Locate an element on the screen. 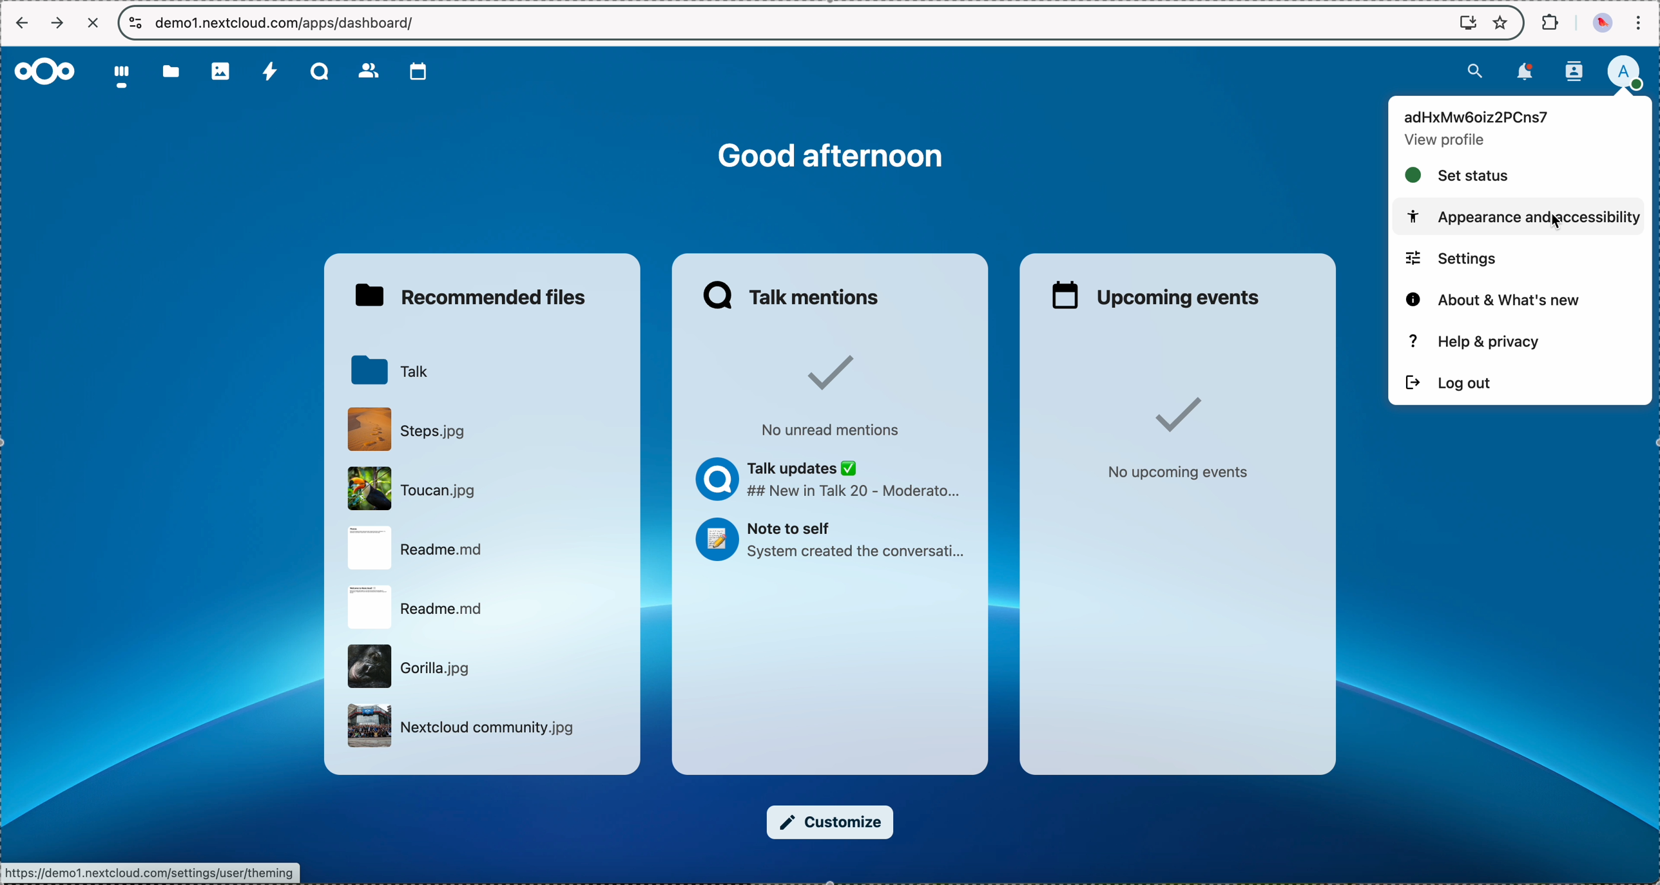 Image resolution: width=1660 pixels, height=885 pixels. talk updates is located at coordinates (832, 480).